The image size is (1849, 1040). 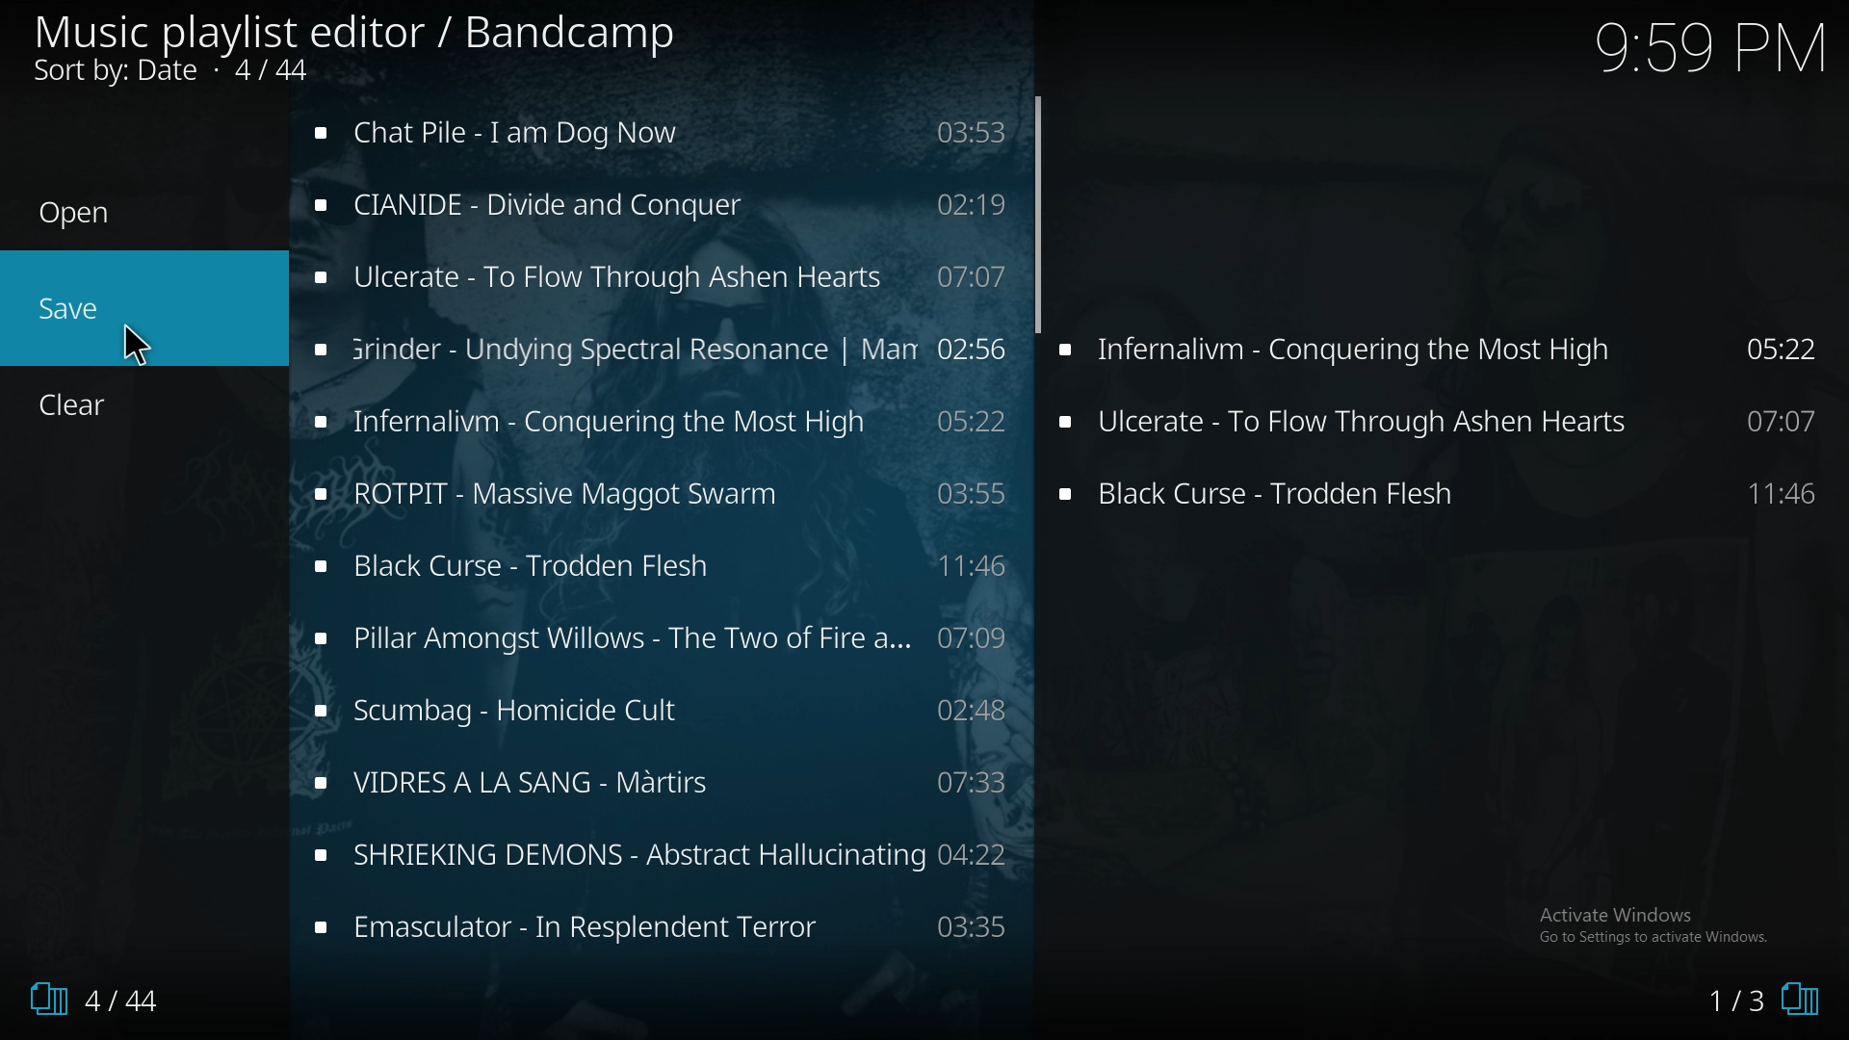 I want to click on music, so click(x=664, y=782).